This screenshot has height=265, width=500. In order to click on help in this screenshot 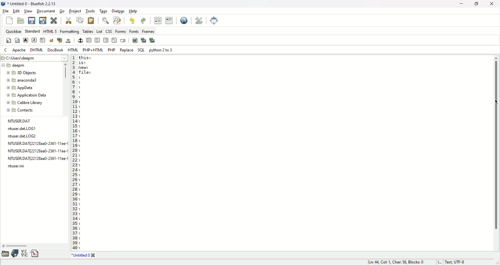, I will do `click(134, 11)`.